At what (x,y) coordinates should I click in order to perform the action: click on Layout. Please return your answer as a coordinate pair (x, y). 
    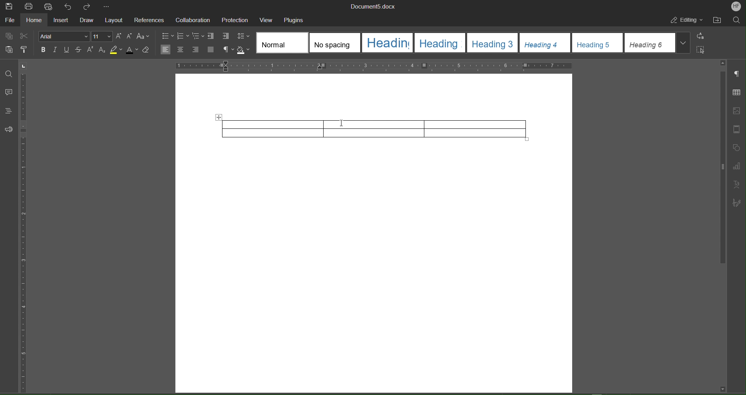
    Looking at the image, I should click on (116, 21).